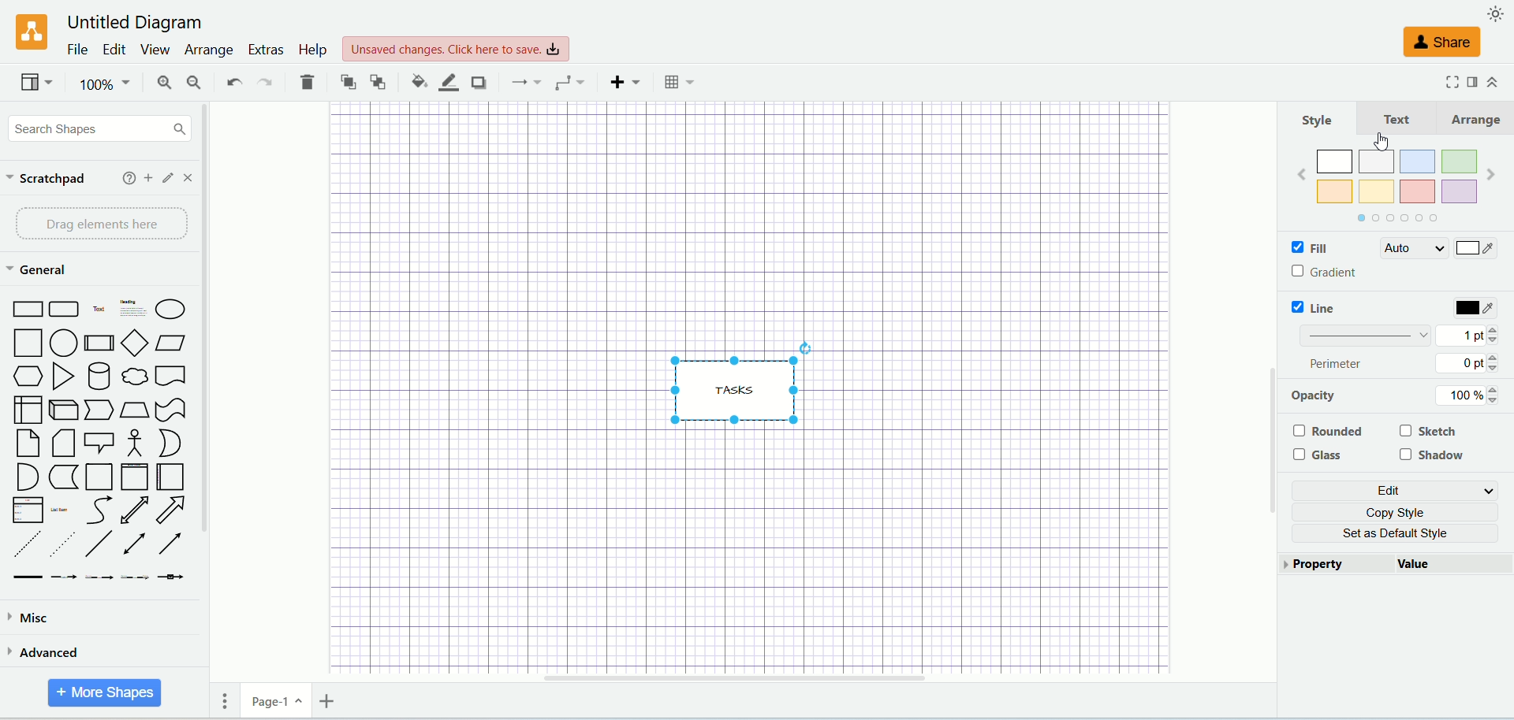 This screenshot has height=720, width=1514. Describe the element at coordinates (264, 50) in the screenshot. I see `extras` at that location.